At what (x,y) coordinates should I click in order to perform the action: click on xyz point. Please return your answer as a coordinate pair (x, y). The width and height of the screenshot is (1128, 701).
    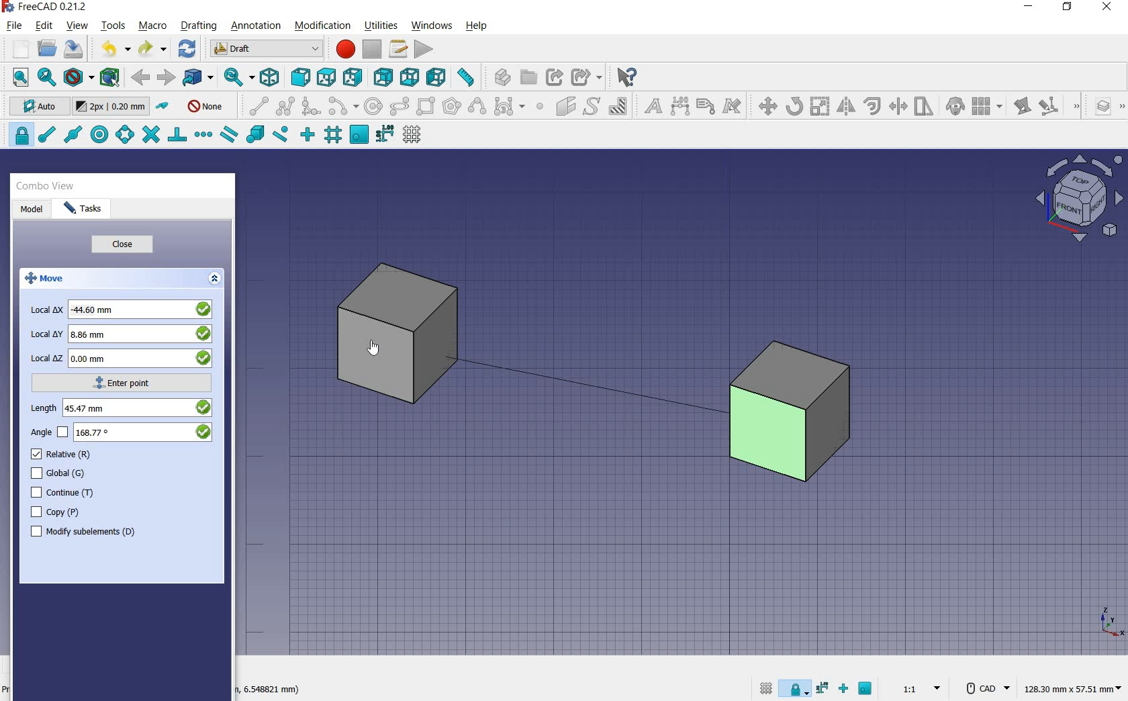
    Looking at the image, I should click on (1111, 622).